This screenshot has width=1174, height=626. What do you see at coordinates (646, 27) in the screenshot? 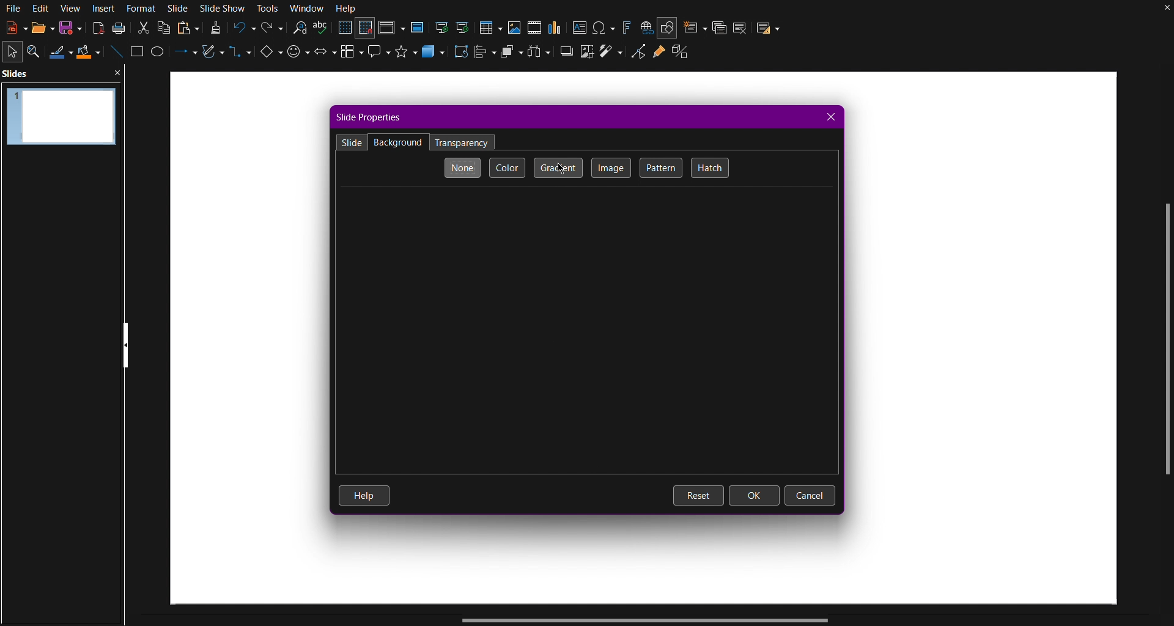
I see `Insert hyperlink` at bounding box center [646, 27].